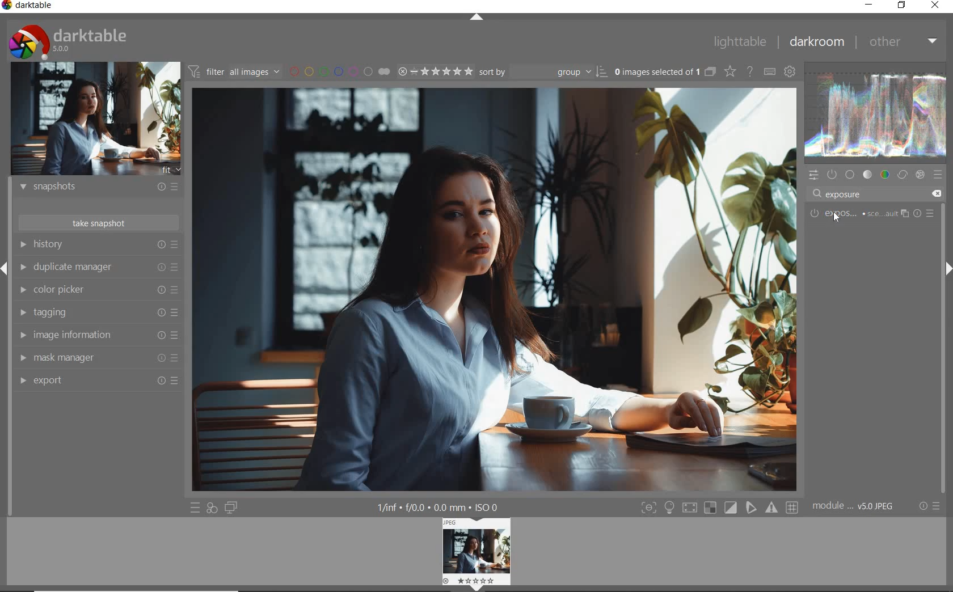 The height and width of the screenshot is (592, 953). Describe the element at coordinates (541, 72) in the screenshot. I see `sort` at that location.